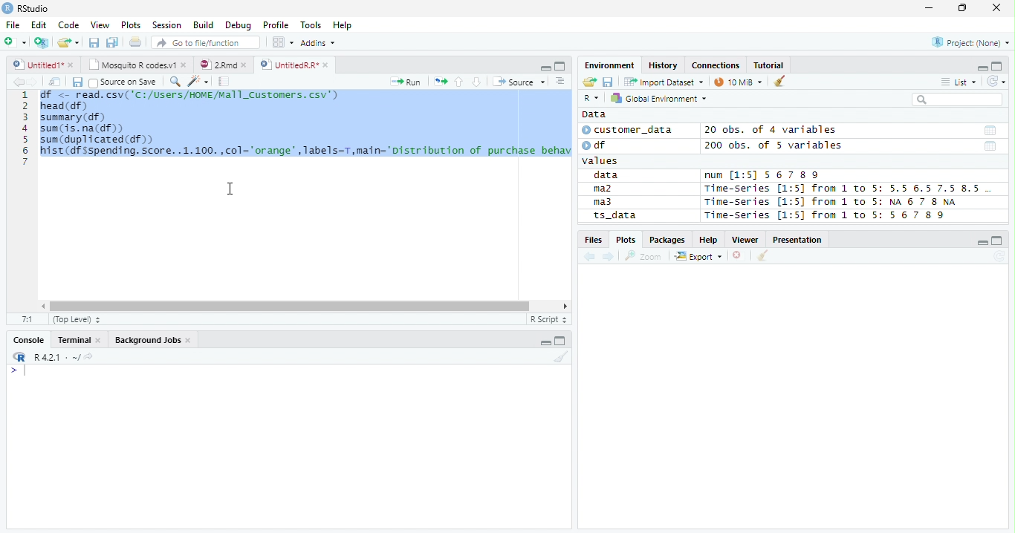 This screenshot has width=1015, height=533. I want to click on Background jobs, so click(153, 341).